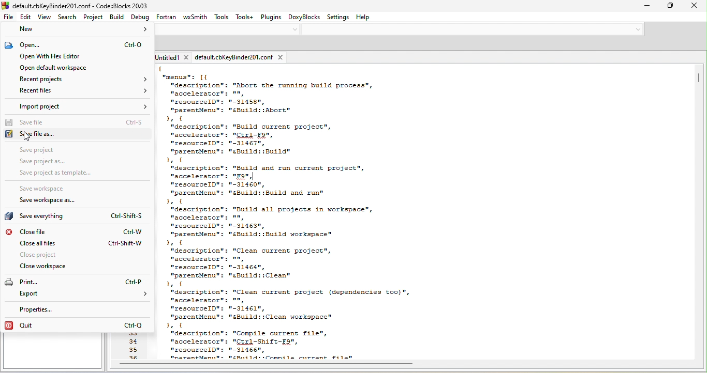 The image size is (707, 373). Describe the element at coordinates (645, 7) in the screenshot. I see `minimize` at that location.